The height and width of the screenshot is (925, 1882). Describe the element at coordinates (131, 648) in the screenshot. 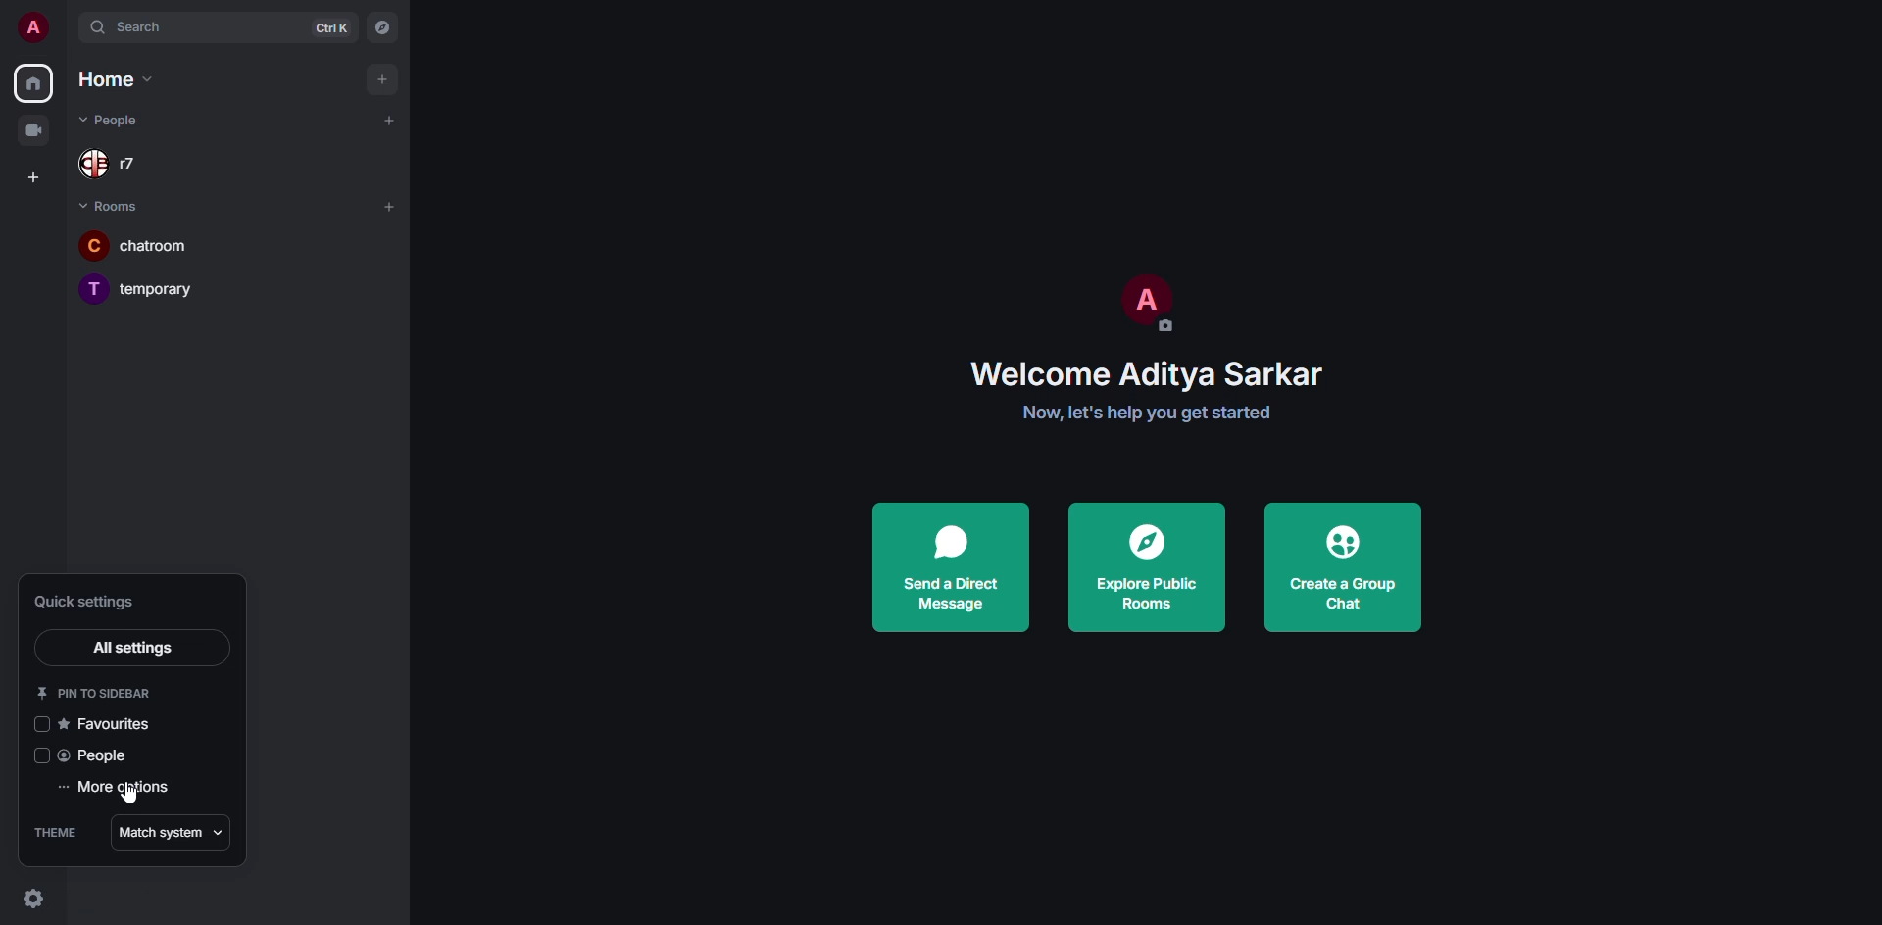

I see `all settings` at that location.